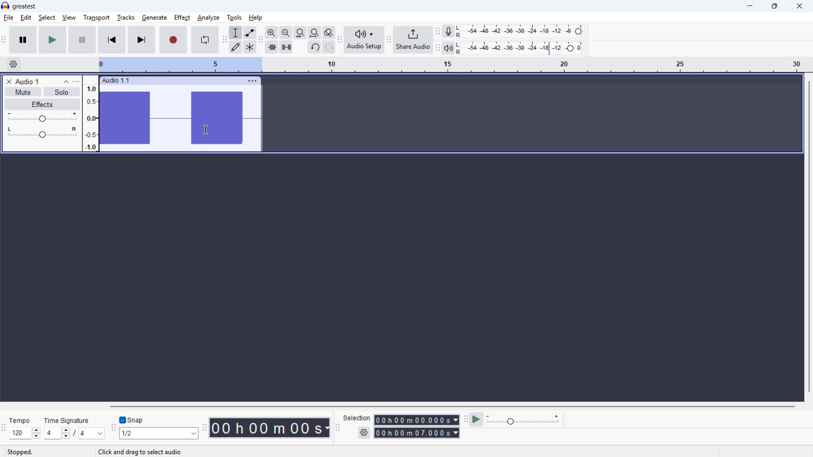 Image resolution: width=813 pixels, height=457 pixels. What do you see at coordinates (141, 452) in the screenshot?
I see `Click and drag to select audio` at bounding box center [141, 452].